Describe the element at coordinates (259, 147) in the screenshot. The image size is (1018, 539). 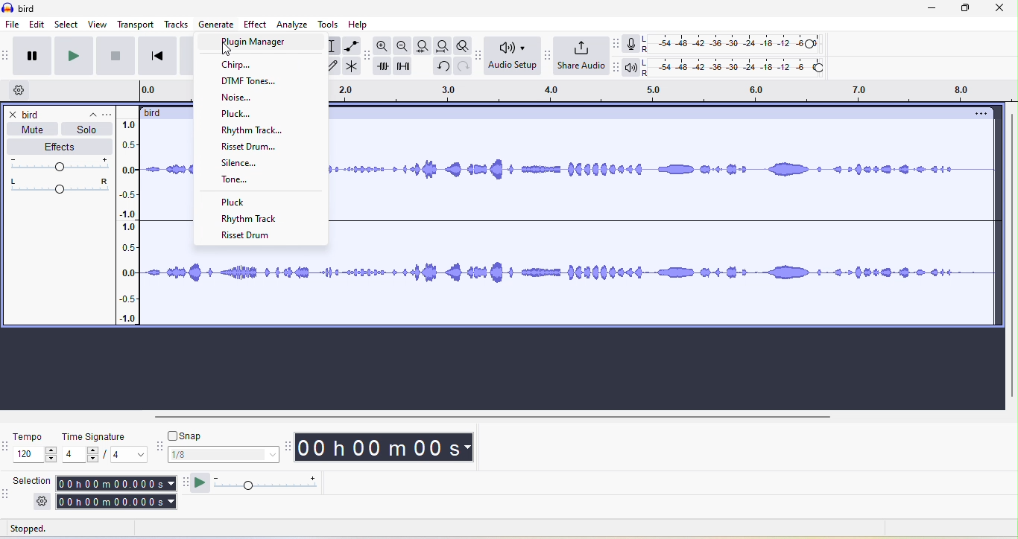
I see `risset drum` at that location.